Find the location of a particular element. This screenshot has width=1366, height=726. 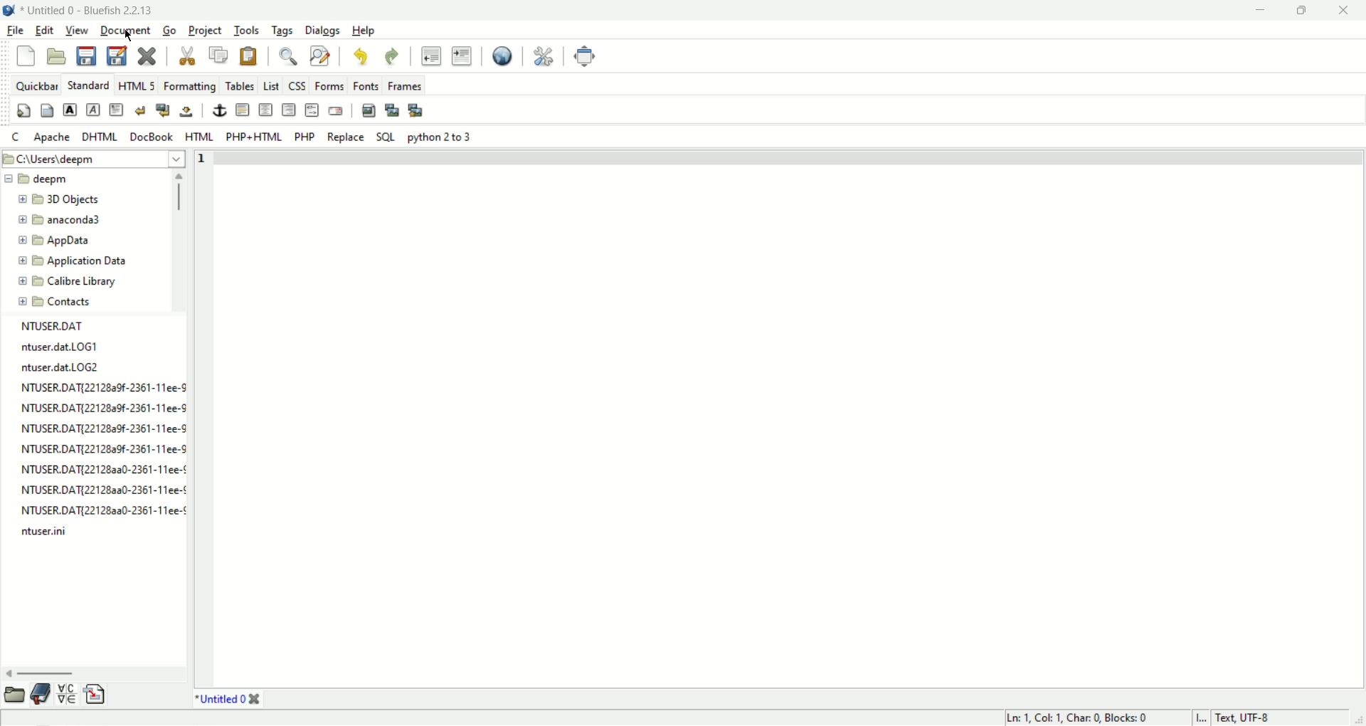

cut is located at coordinates (189, 56).